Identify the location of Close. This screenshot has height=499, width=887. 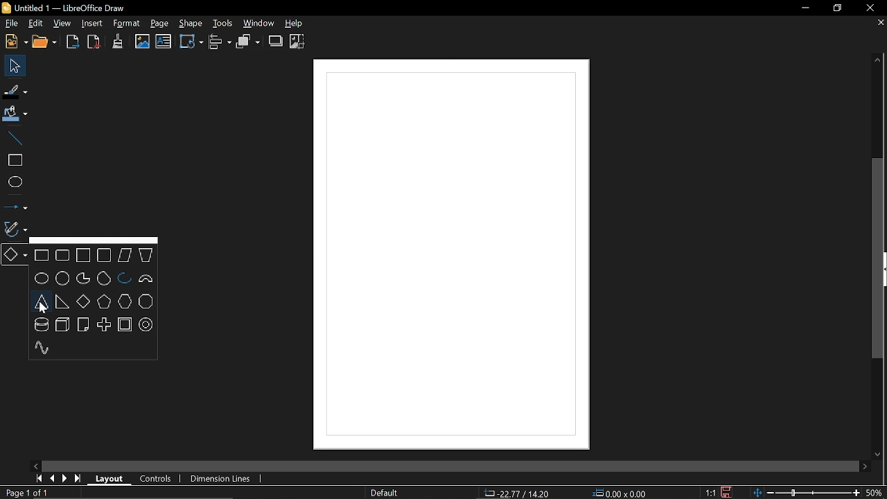
(869, 9).